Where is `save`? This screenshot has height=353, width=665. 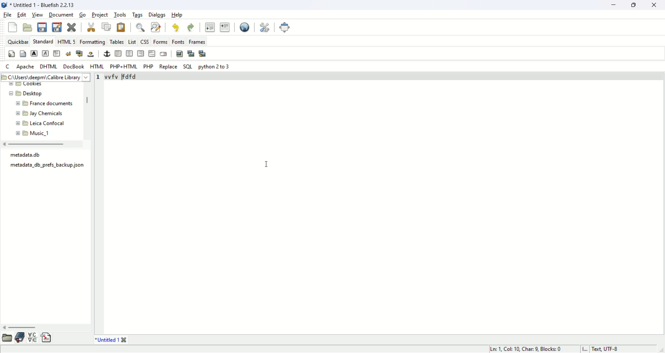 save is located at coordinates (42, 28).